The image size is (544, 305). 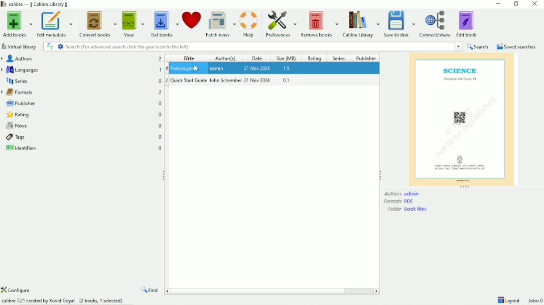 I want to click on Restore down, so click(x=516, y=4).